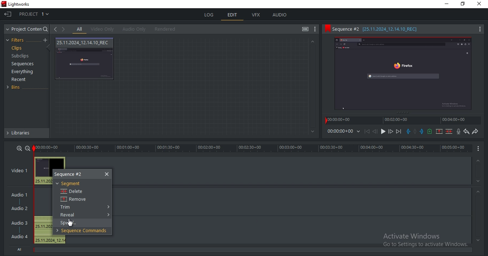 The height and width of the screenshot is (256, 488). I want to click on clips, so click(18, 48).